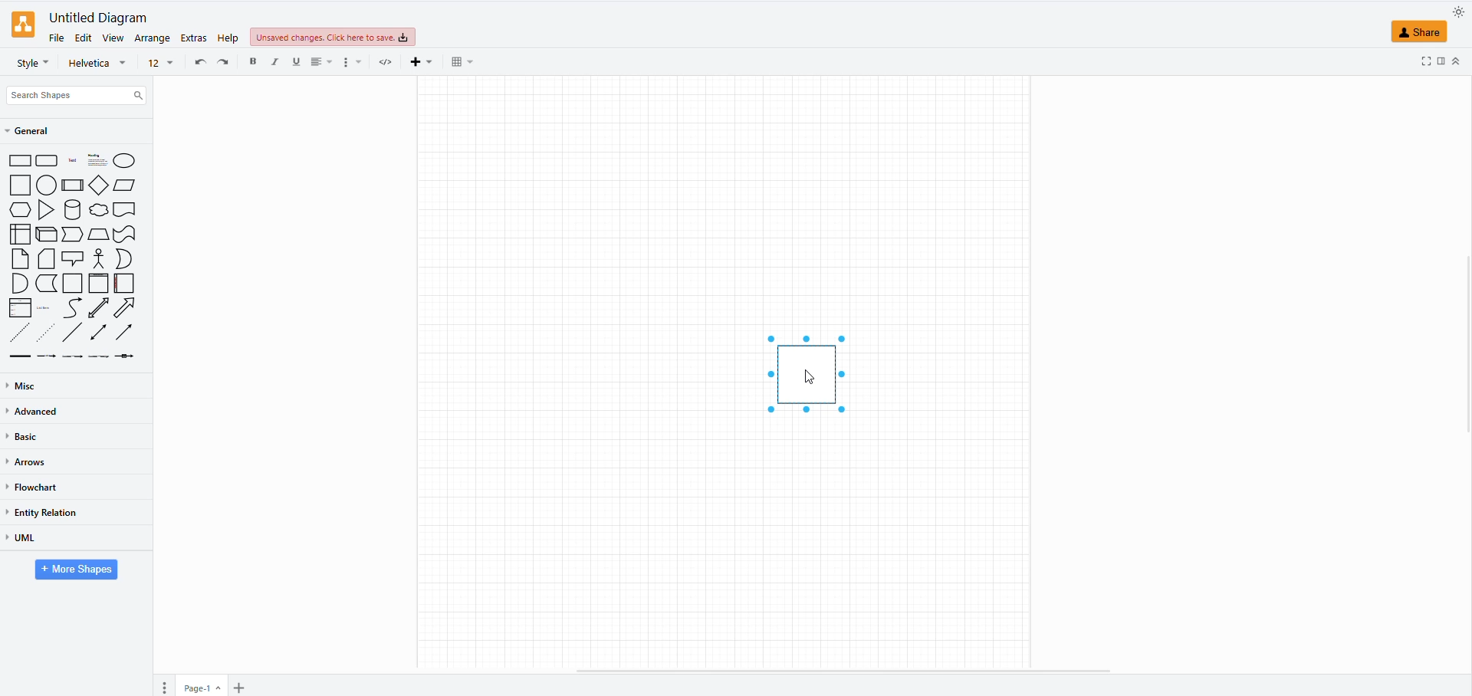 The height and width of the screenshot is (696, 1472). I want to click on horizontal container, so click(123, 283).